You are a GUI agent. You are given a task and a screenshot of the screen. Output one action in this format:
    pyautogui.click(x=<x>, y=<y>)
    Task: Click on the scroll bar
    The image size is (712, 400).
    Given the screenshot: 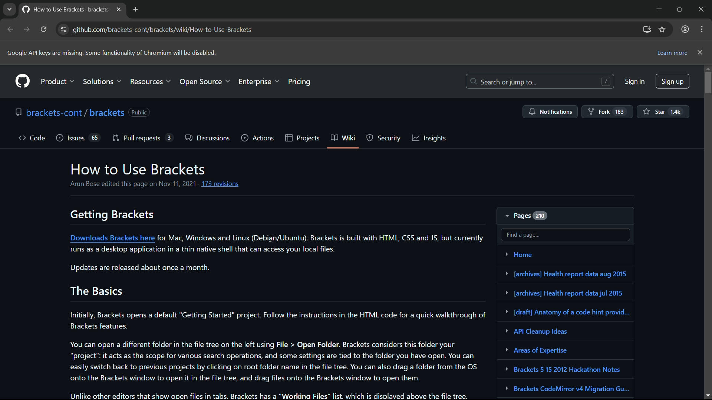 What is the action you would take?
    pyautogui.click(x=708, y=232)
    